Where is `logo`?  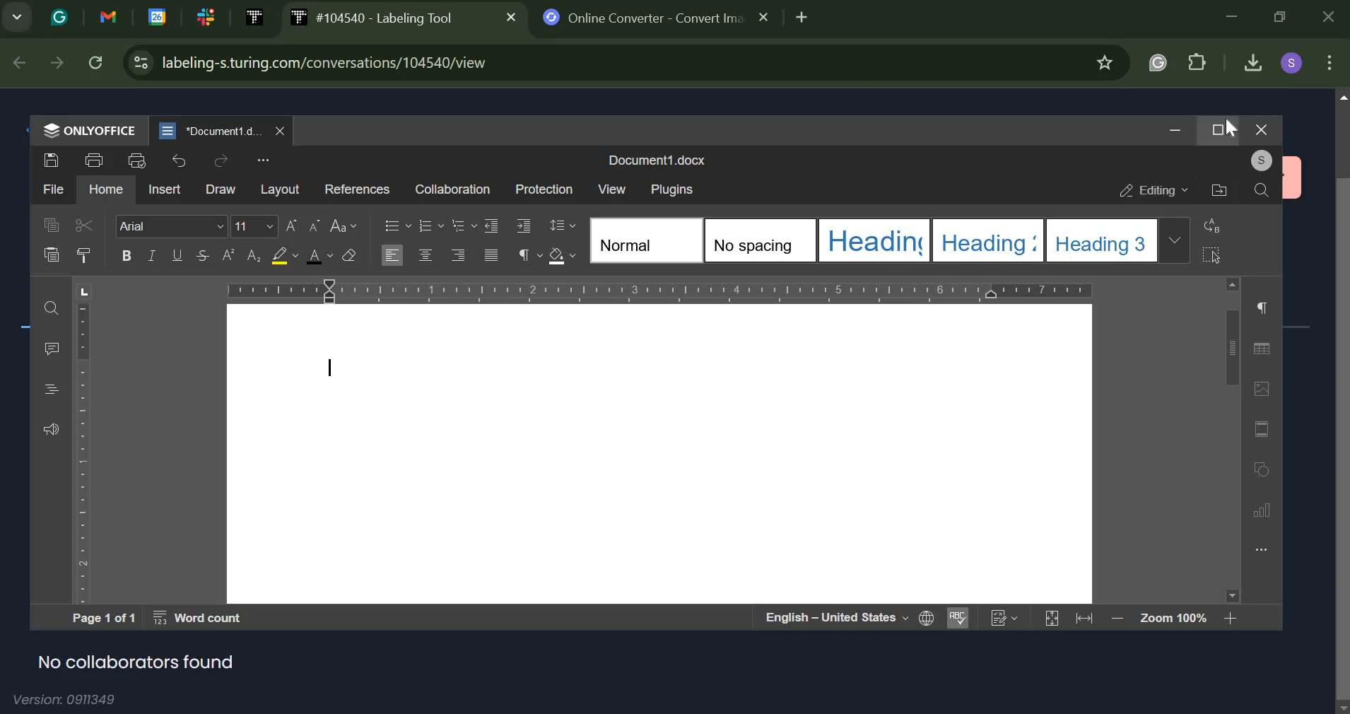
logo is located at coordinates (168, 131).